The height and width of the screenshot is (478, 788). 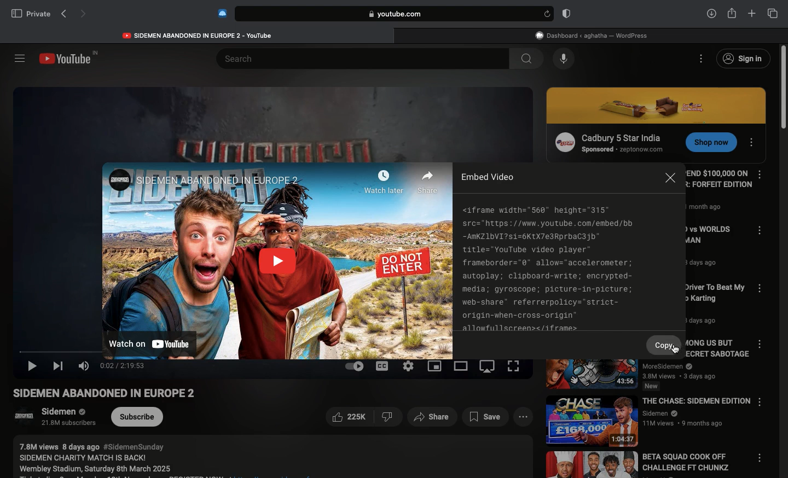 What do you see at coordinates (433, 417) in the screenshot?
I see `Share` at bounding box center [433, 417].